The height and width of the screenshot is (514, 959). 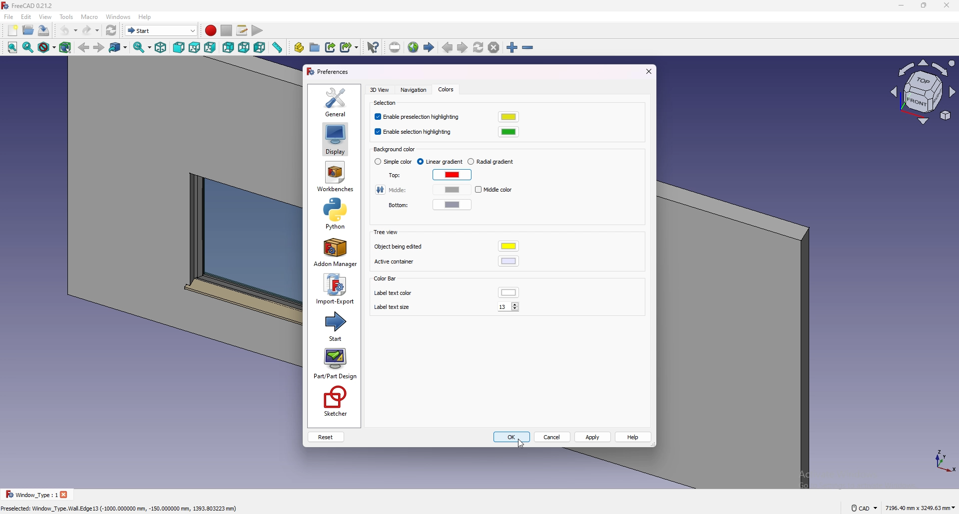 What do you see at coordinates (509, 292) in the screenshot?
I see `label text color` at bounding box center [509, 292].